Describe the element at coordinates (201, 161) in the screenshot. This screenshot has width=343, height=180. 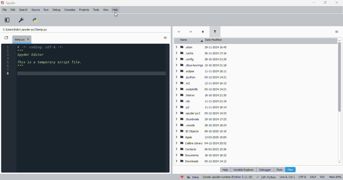
I see `> WB Downloads 05-12-2024 14:12.` at that location.